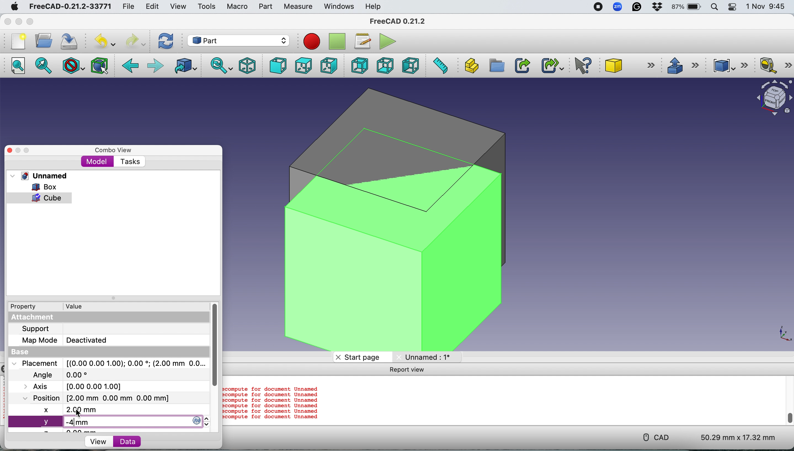 Image resolution: width=794 pixels, height=451 pixels. What do you see at coordinates (237, 7) in the screenshot?
I see `Macro` at bounding box center [237, 7].